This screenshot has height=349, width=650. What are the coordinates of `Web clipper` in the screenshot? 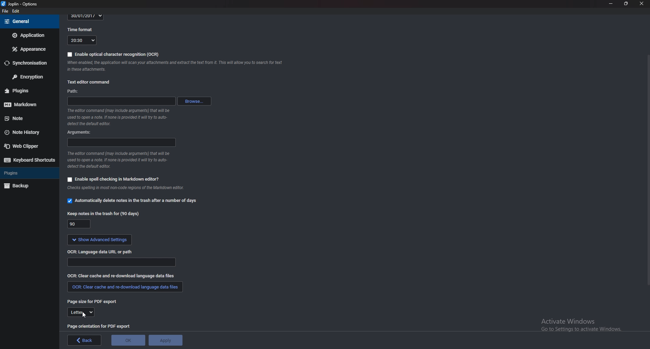 It's located at (27, 146).